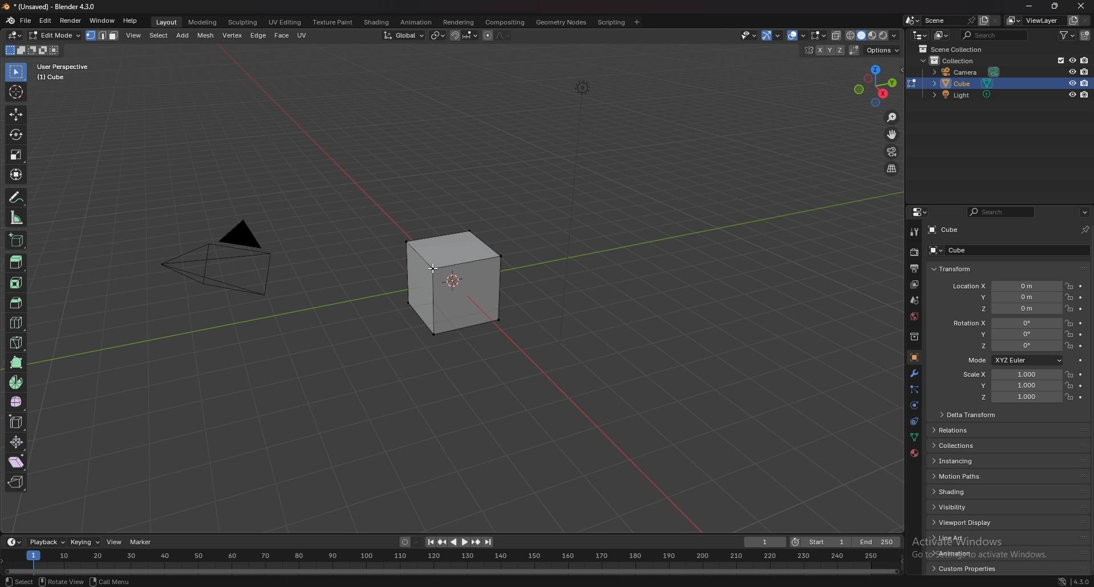  Describe the element at coordinates (955, 60) in the screenshot. I see `collection` at that location.